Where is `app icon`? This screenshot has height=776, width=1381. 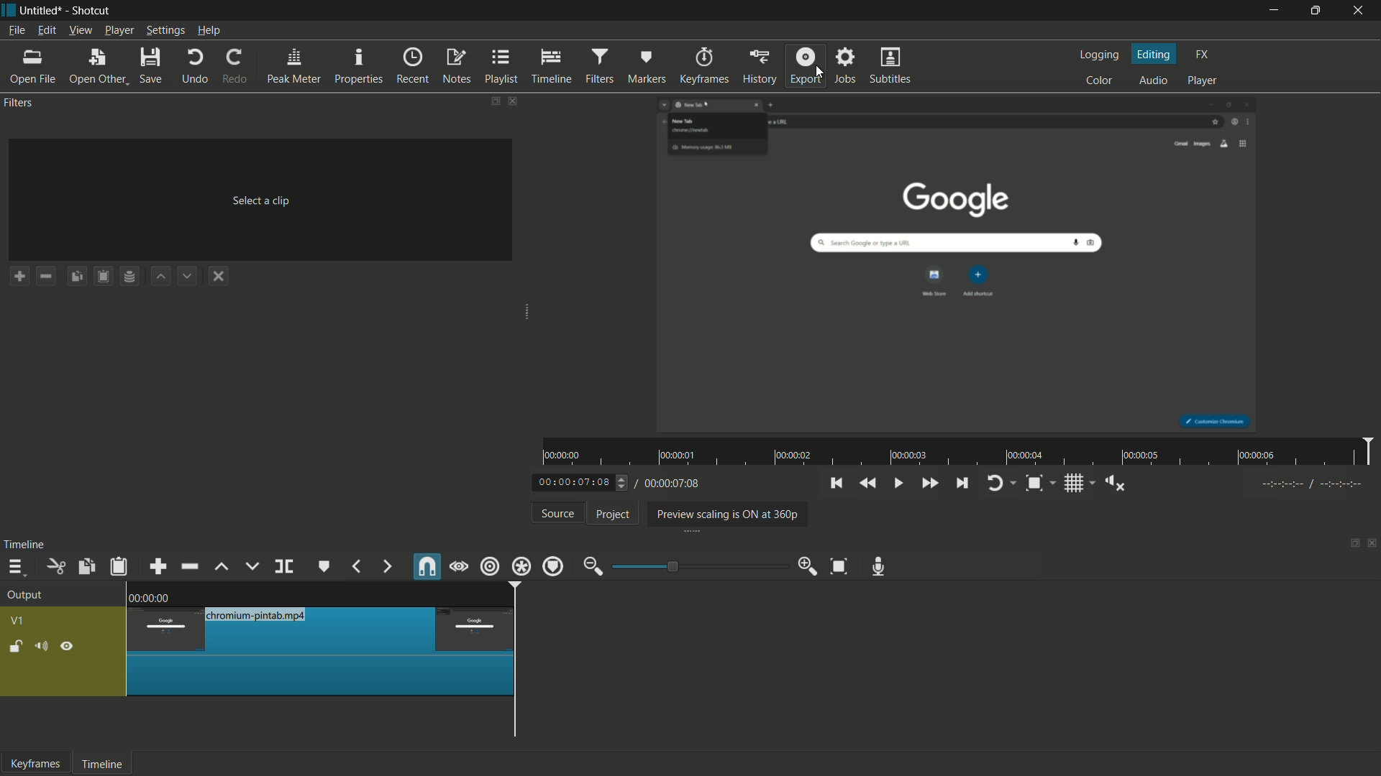
app icon is located at coordinates (9, 9).